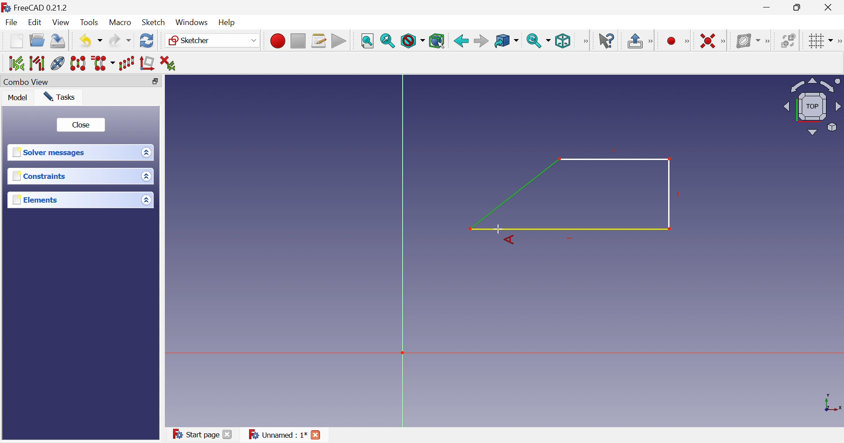  Describe the element at coordinates (812, 105) in the screenshot. I see `Viewing angle` at that location.